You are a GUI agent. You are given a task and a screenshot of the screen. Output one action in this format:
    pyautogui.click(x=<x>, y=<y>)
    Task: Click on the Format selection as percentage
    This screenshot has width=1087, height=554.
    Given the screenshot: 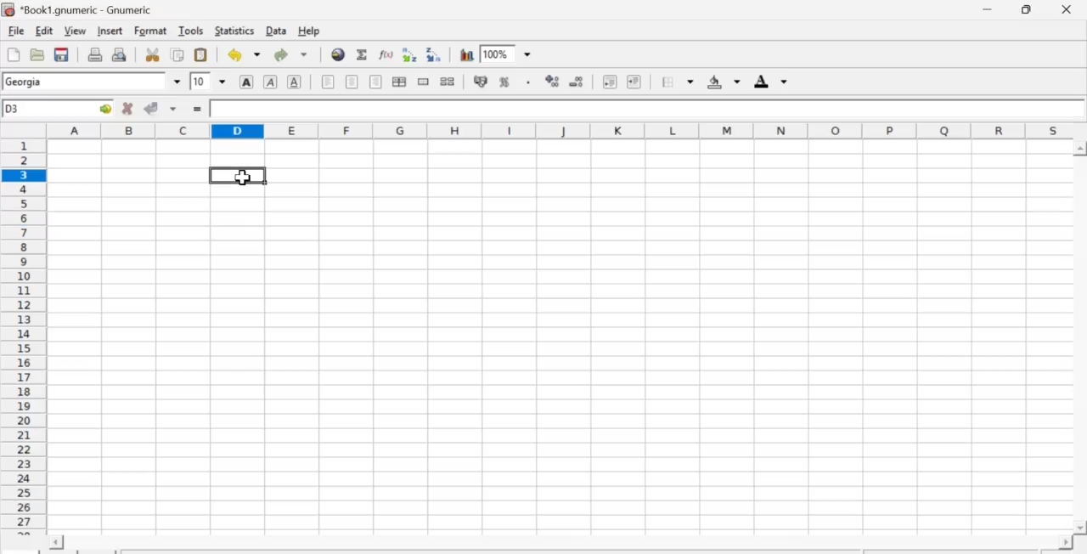 What is the action you would take?
    pyautogui.click(x=504, y=81)
    